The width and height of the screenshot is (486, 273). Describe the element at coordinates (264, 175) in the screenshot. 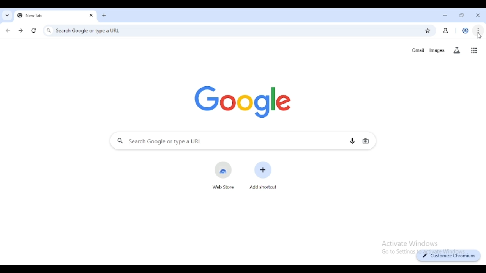

I see `add shortcut` at that location.